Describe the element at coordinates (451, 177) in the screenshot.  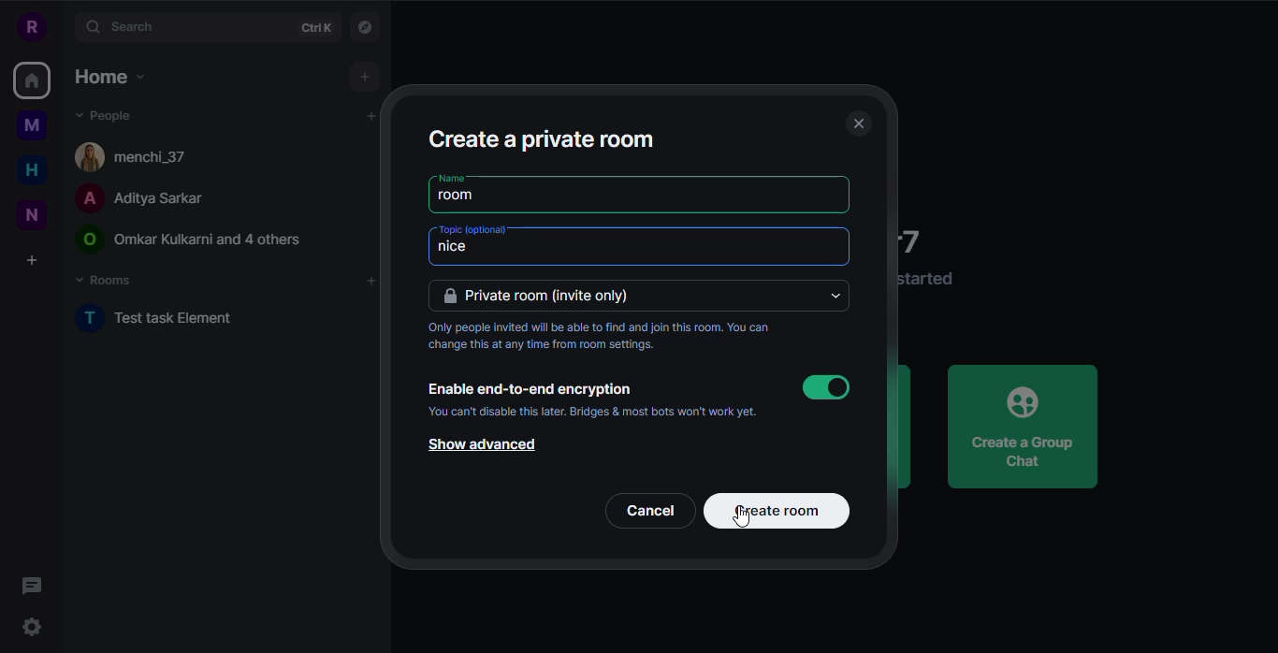
I see `name` at that location.